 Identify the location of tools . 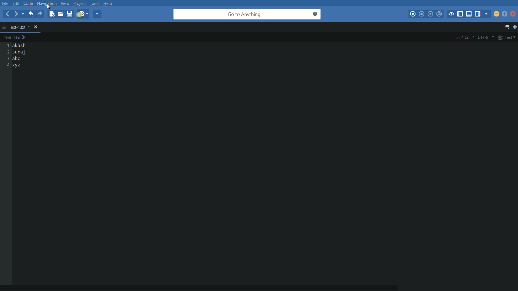
(95, 3).